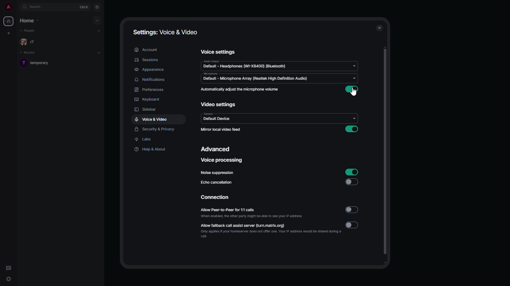 The height and width of the screenshot is (286, 510). What do you see at coordinates (149, 60) in the screenshot?
I see `sessions` at bounding box center [149, 60].